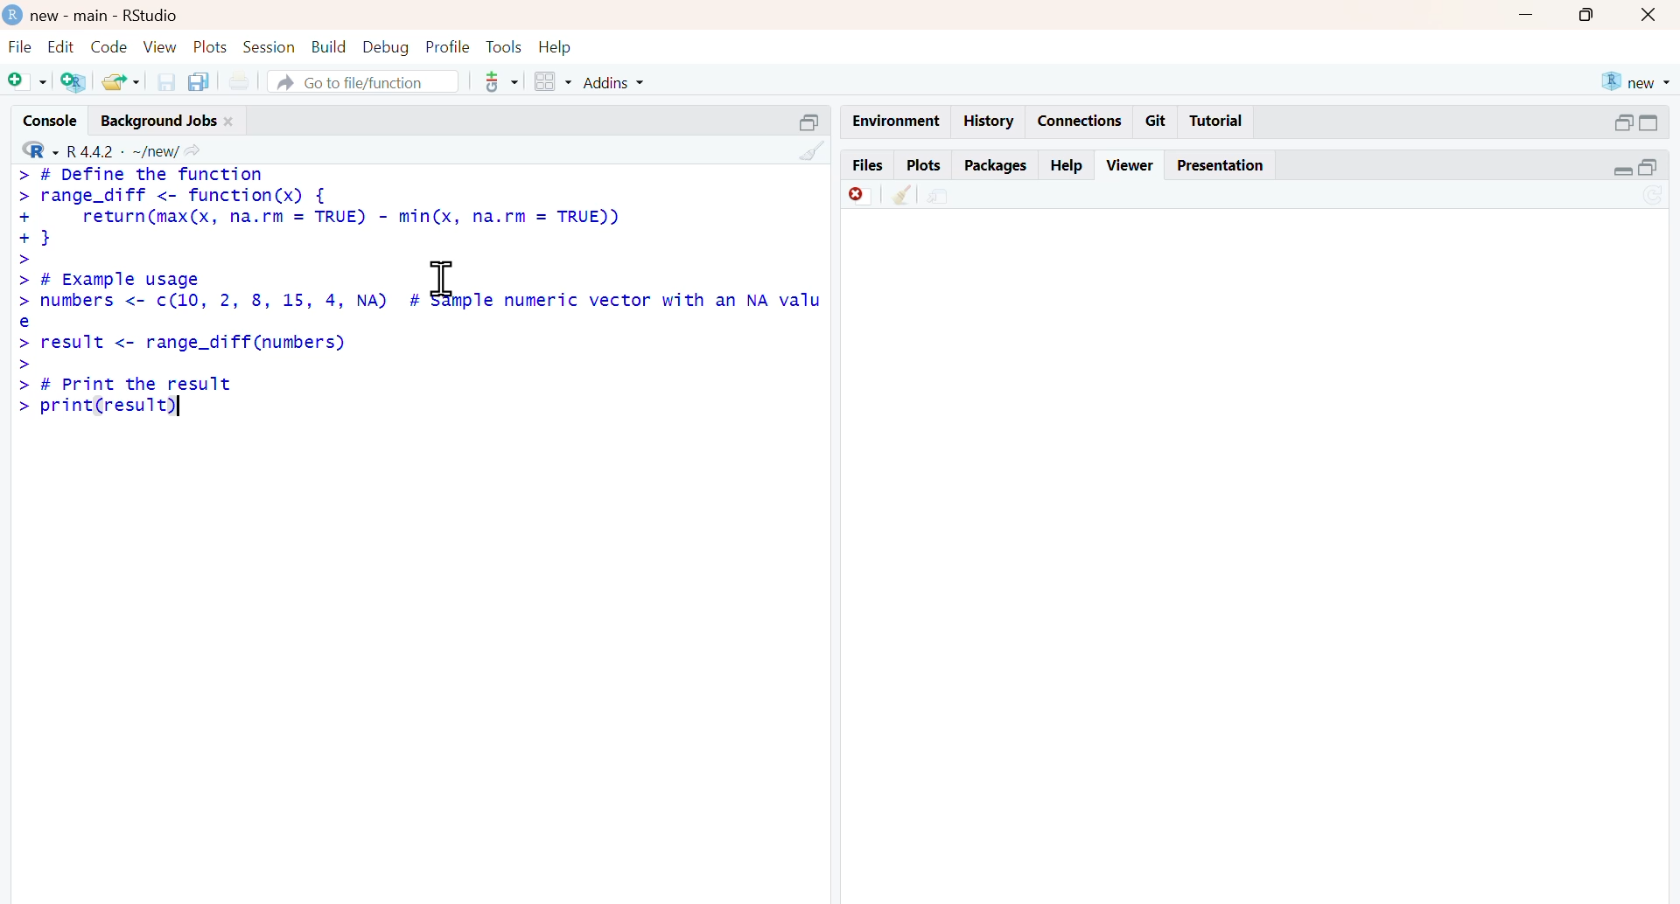 This screenshot has height=904, width=1680. Describe the element at coordinates (192, 151) in the screenshot. I see `share icon` at that location.